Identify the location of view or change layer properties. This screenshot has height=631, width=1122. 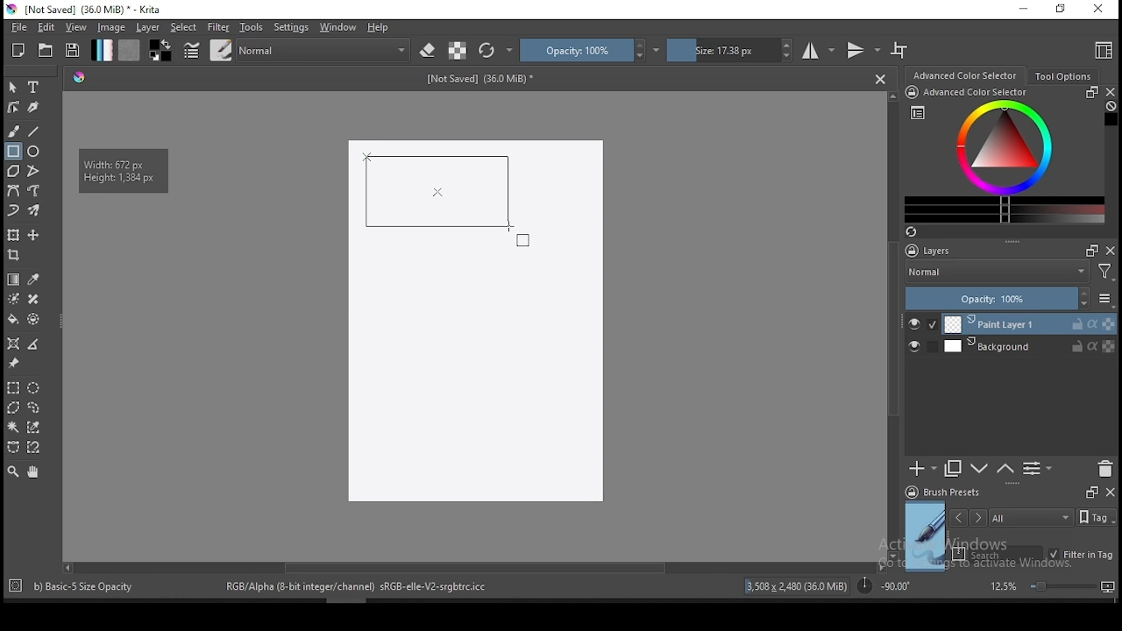
(1037, 468).